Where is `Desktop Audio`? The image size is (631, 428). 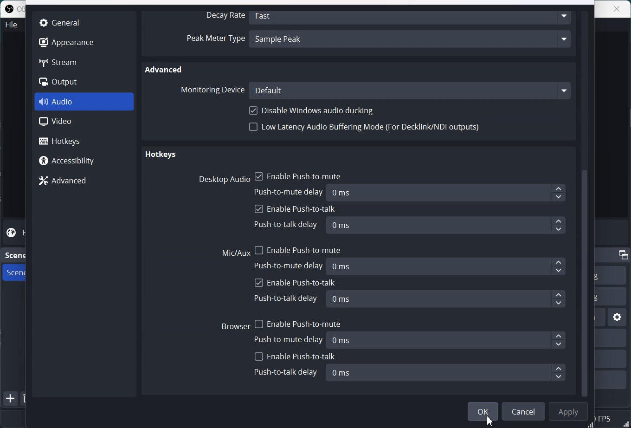
Desktop Audio is located at coordinates (222, 179).